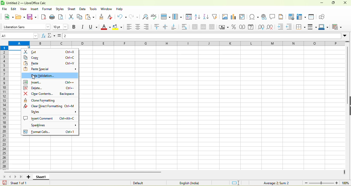  Describe the element at coordinates (6, 17) in the screenshot. I see `new` at that location.